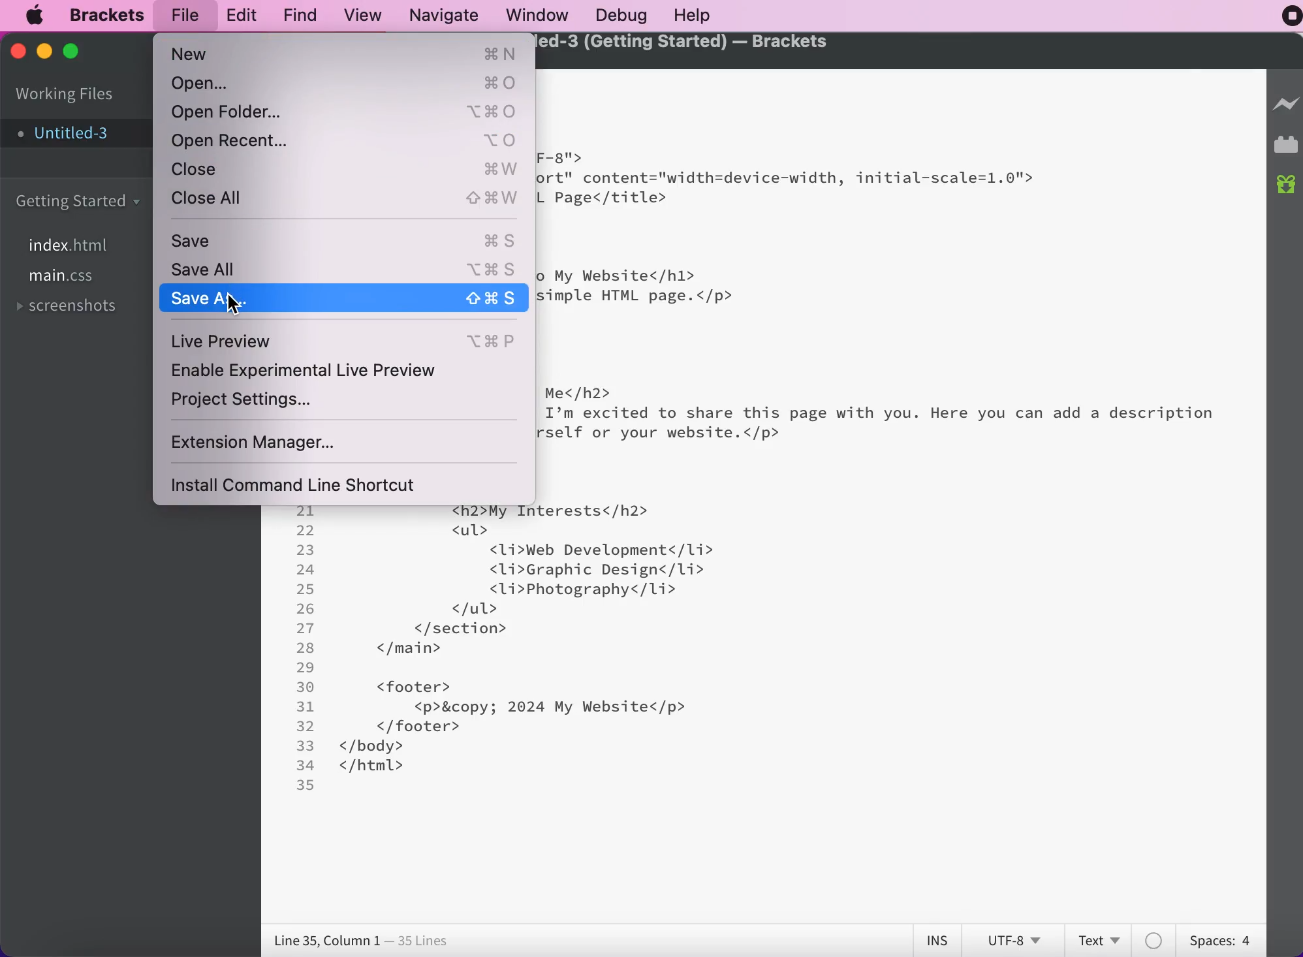  What do you see at coordinates (306, 550) in the screenshot?
I see `23` at bounding box center [306, 550].